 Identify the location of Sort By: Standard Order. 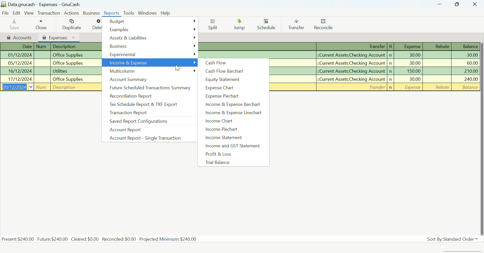
(450, 239).